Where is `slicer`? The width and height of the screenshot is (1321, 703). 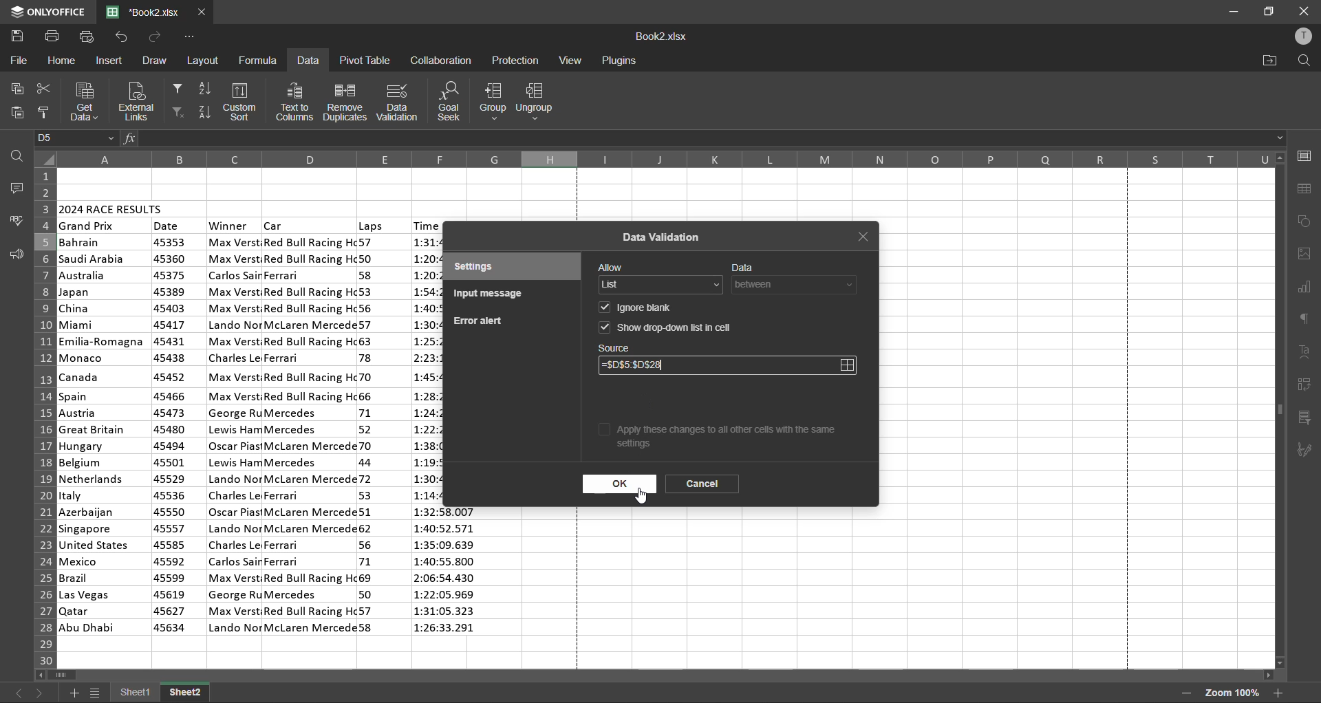
slicer is located at coordinates (1306, 419).